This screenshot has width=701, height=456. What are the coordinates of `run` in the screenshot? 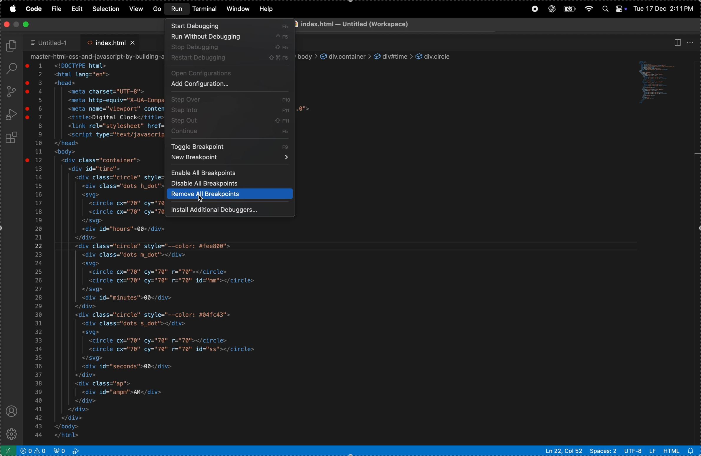 It's located at (177, 9).